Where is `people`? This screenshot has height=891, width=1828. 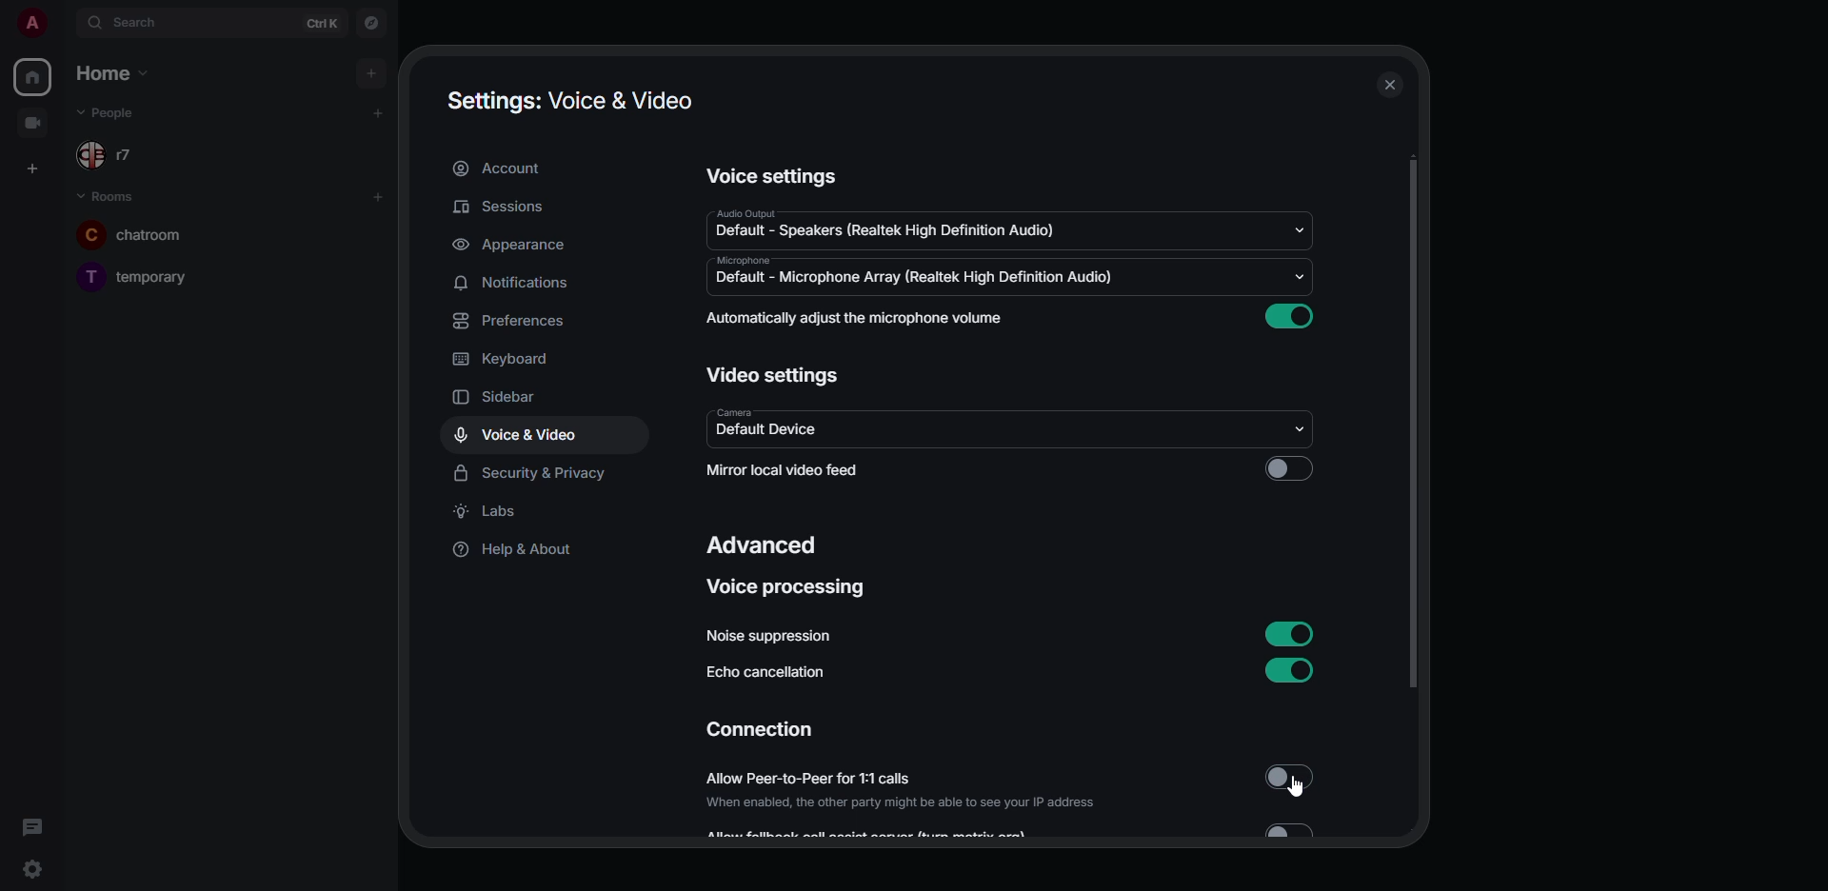 people is located at coordinates (121, 114).